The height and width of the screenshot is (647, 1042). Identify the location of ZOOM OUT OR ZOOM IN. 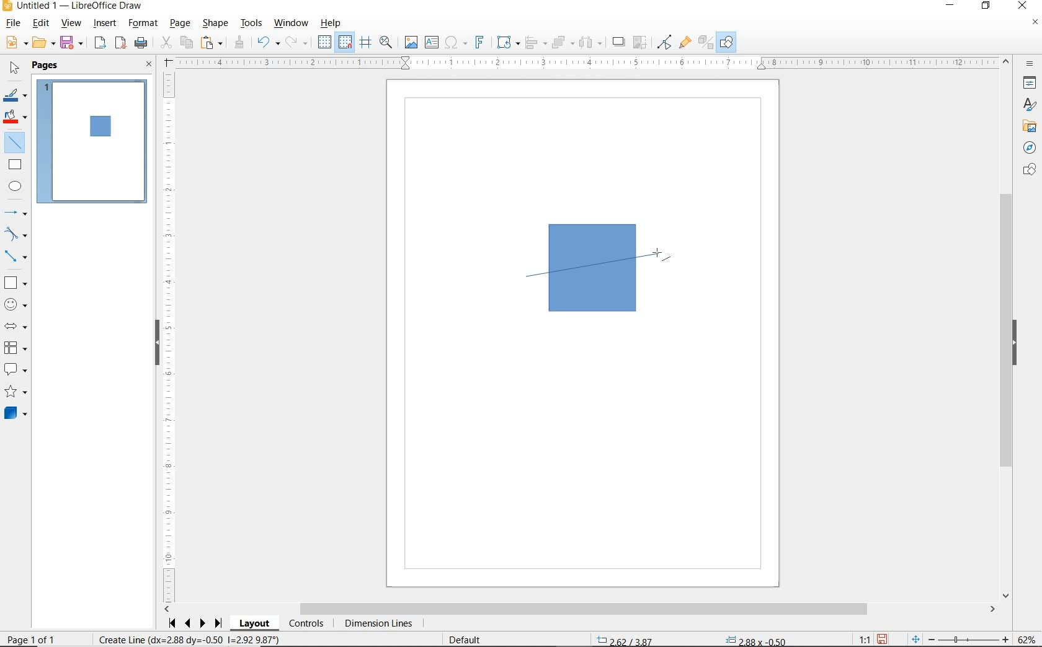
(961, 637).